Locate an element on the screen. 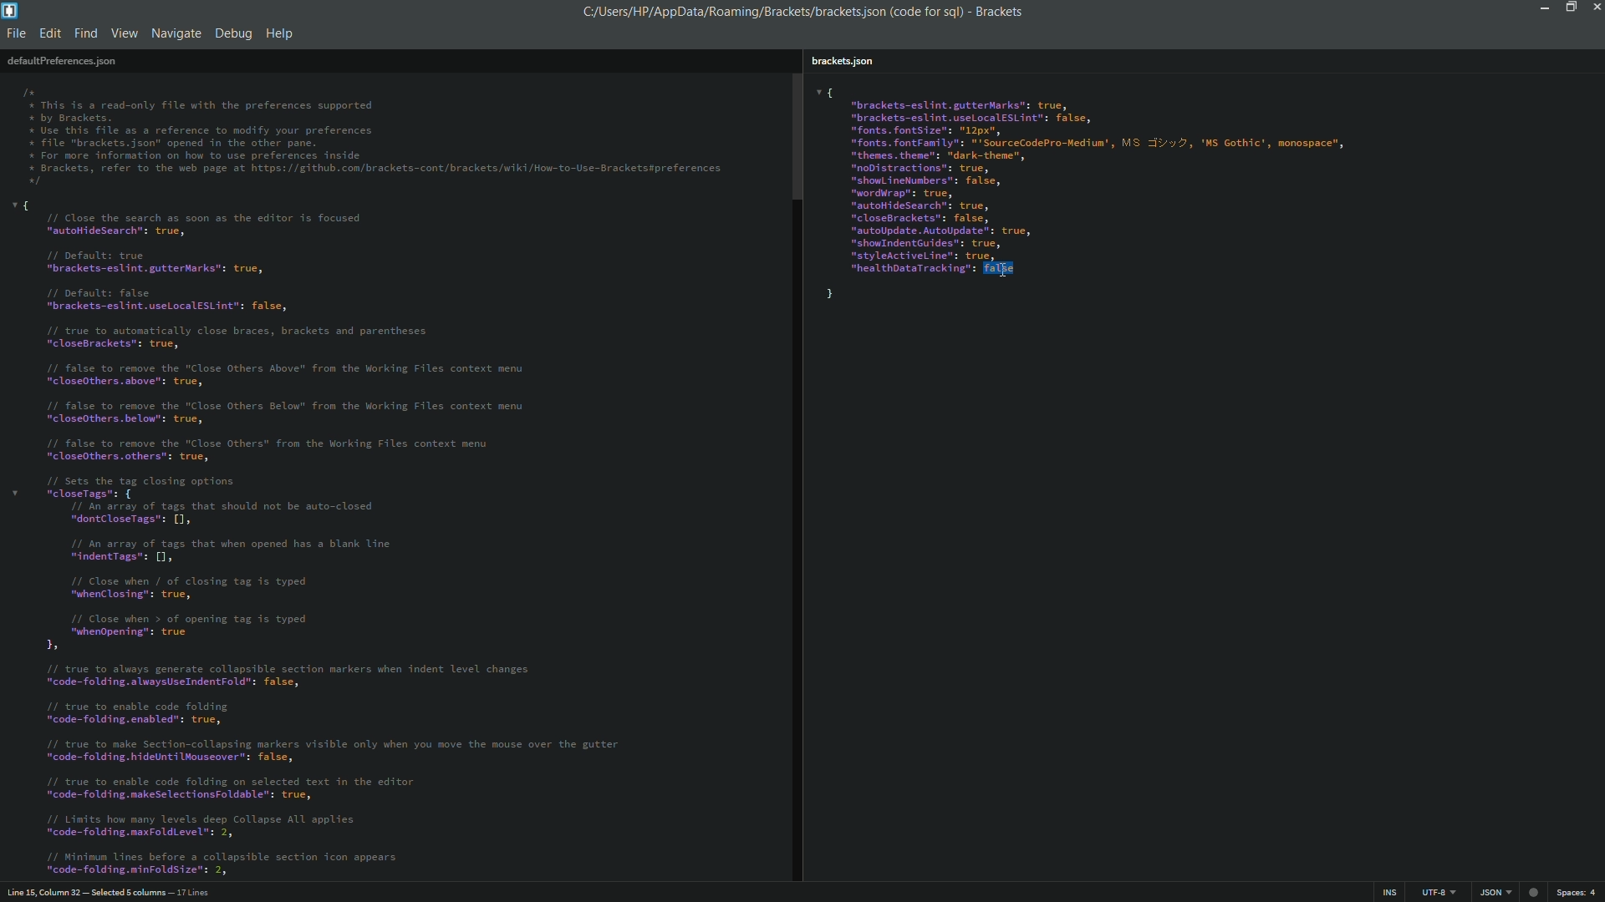  Number of lines is located at coordinates (194, 892).